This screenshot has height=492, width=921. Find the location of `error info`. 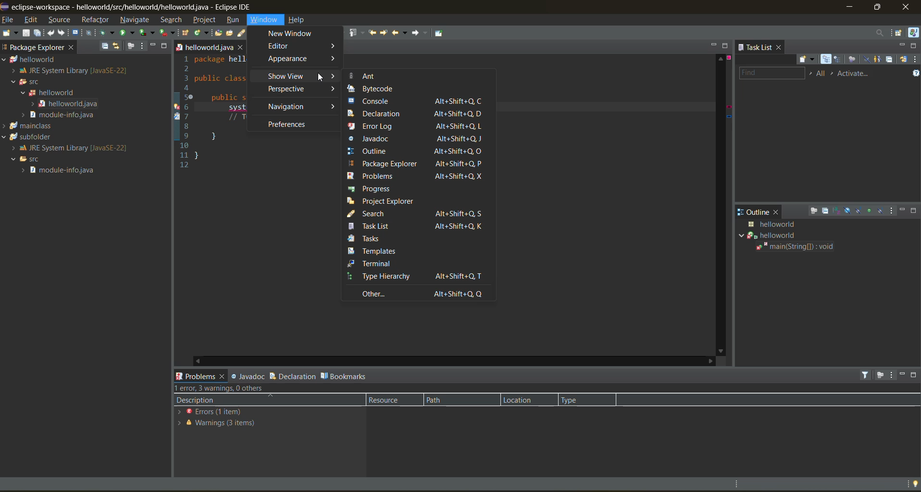

error info is located at coordinates (728, 92).